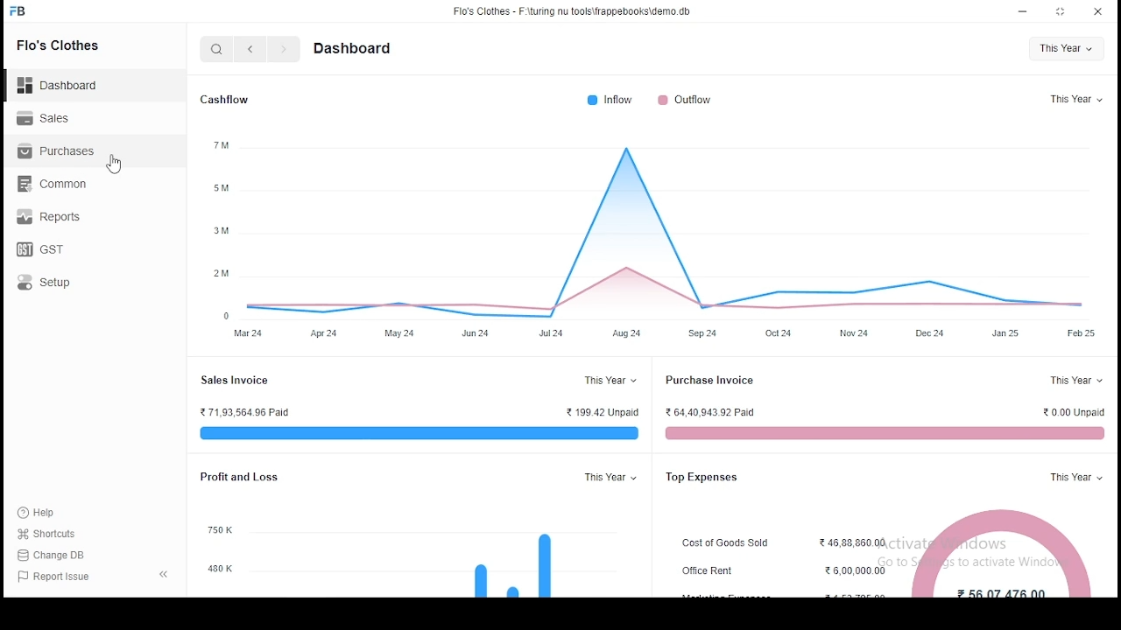  What do you see at coordinates (66, 80) in the screenshot?
I see `dashboard` at bounding box center [66, 80].